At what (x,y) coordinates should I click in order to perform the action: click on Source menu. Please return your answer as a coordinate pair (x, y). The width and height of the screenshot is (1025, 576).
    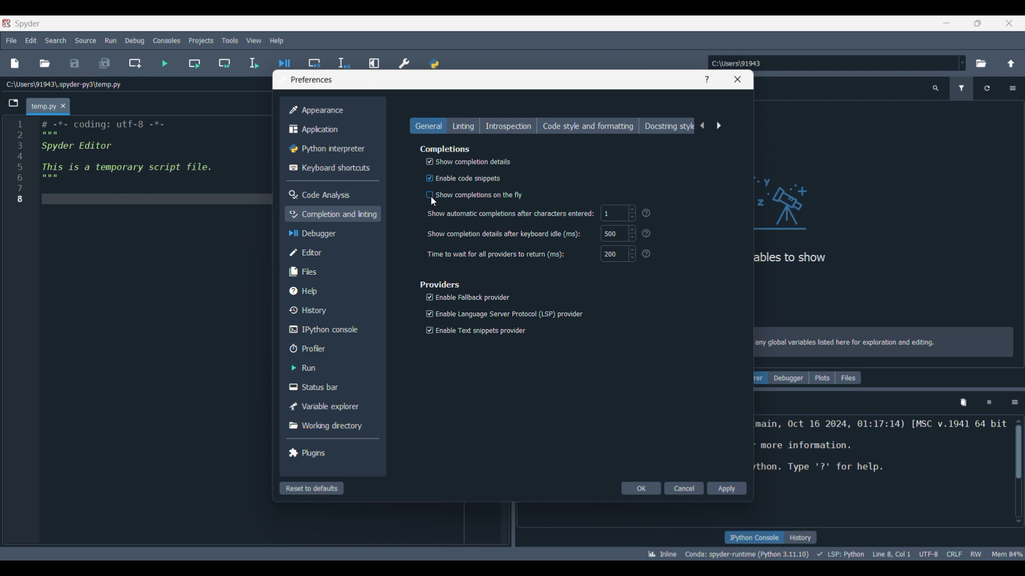
    Looking at the image, I should click on (86, 41).